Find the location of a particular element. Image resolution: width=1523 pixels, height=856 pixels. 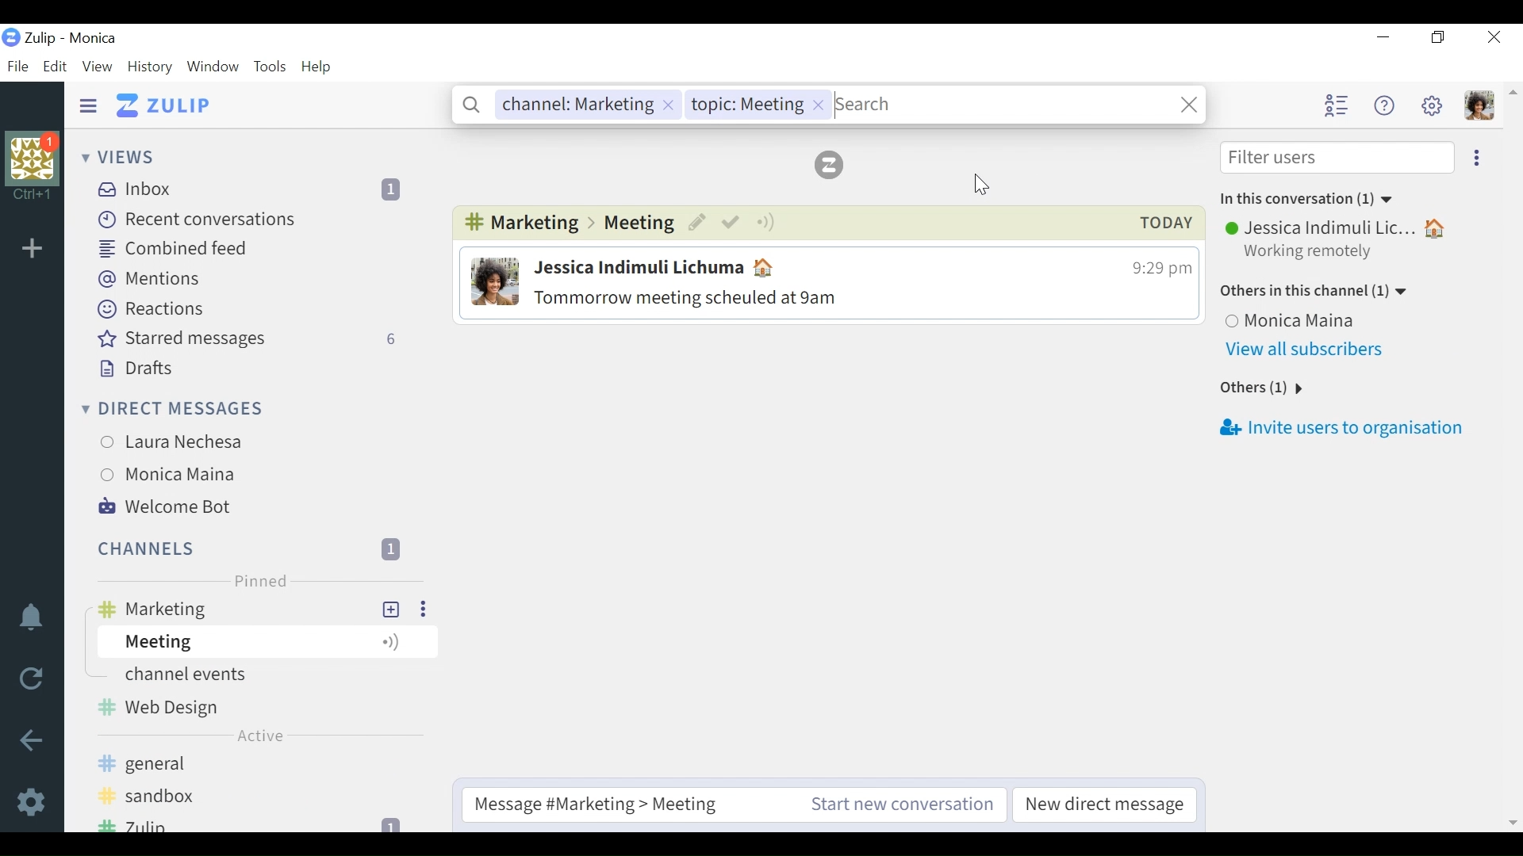

Search bar is located at coordinates (475, 105).